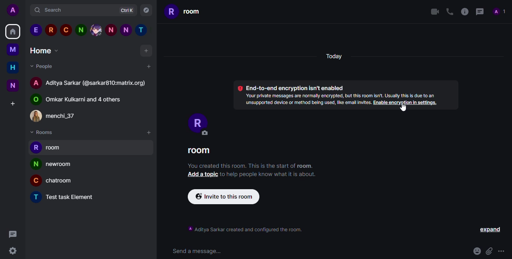  What do you see at coordinates (58, 116) in the screenshot?
I see `account` at bounding box center [58, 116].